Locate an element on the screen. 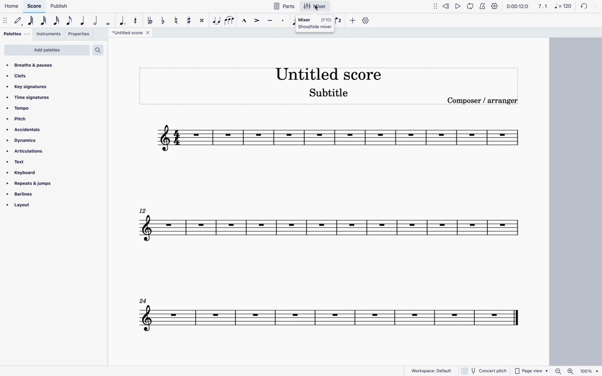 The height and width of the screenshot is (376, 602). palettes is located at coordinates (15, 34).